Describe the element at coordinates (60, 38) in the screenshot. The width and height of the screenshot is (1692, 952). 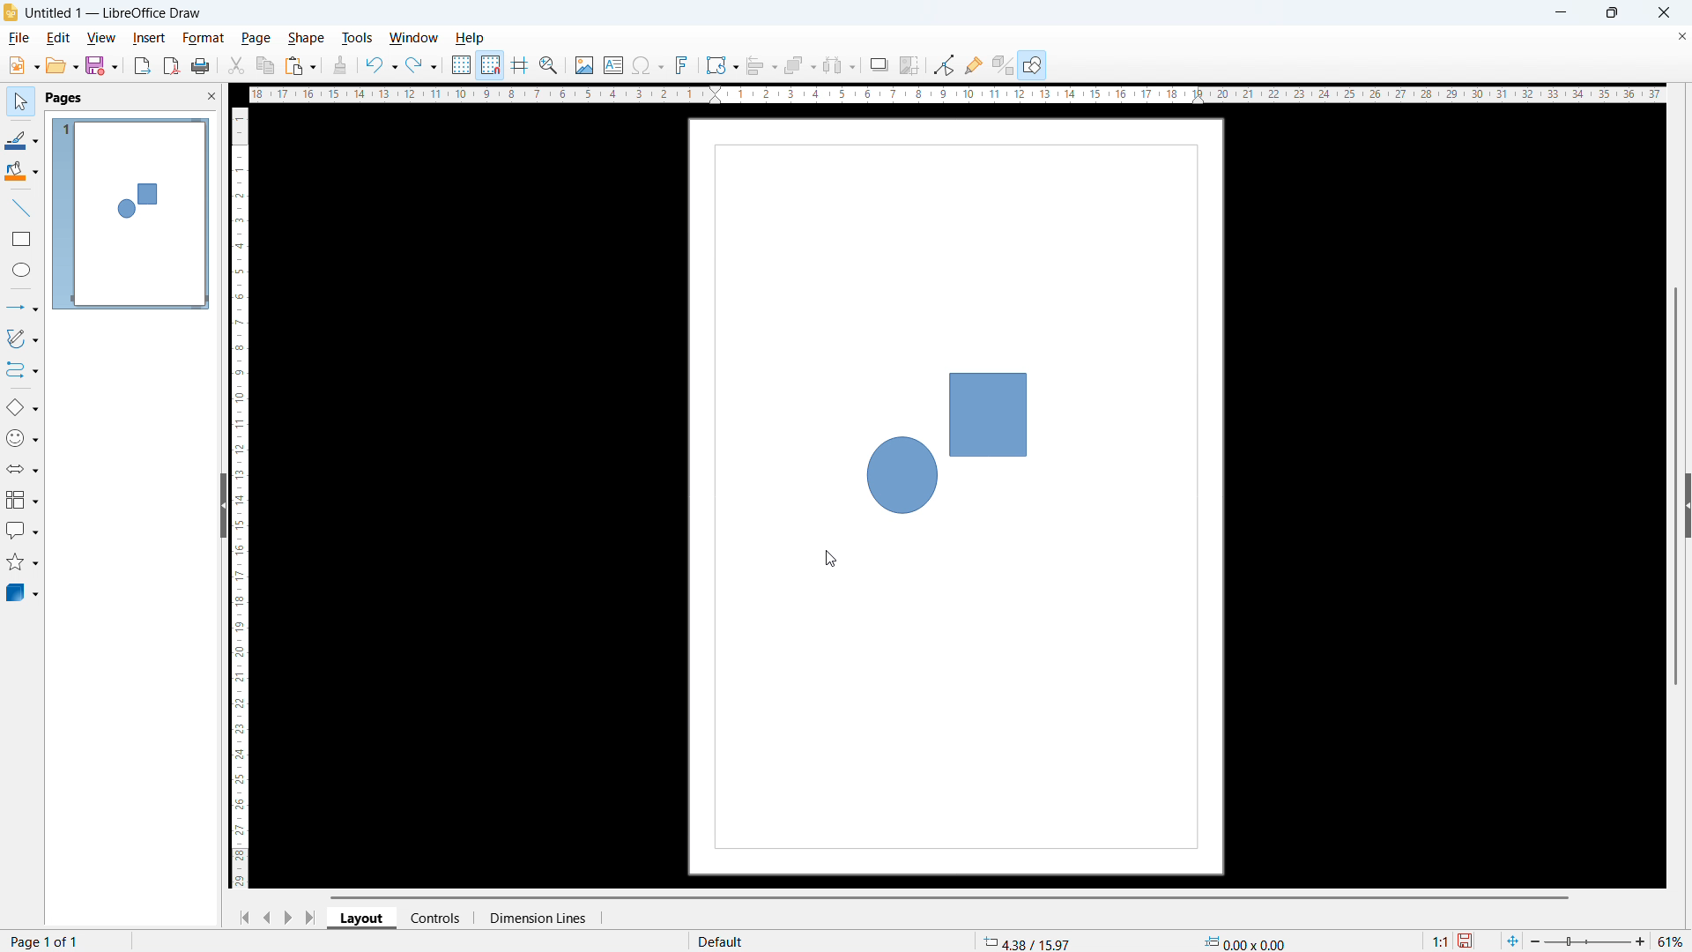
I see `edit` at that location.